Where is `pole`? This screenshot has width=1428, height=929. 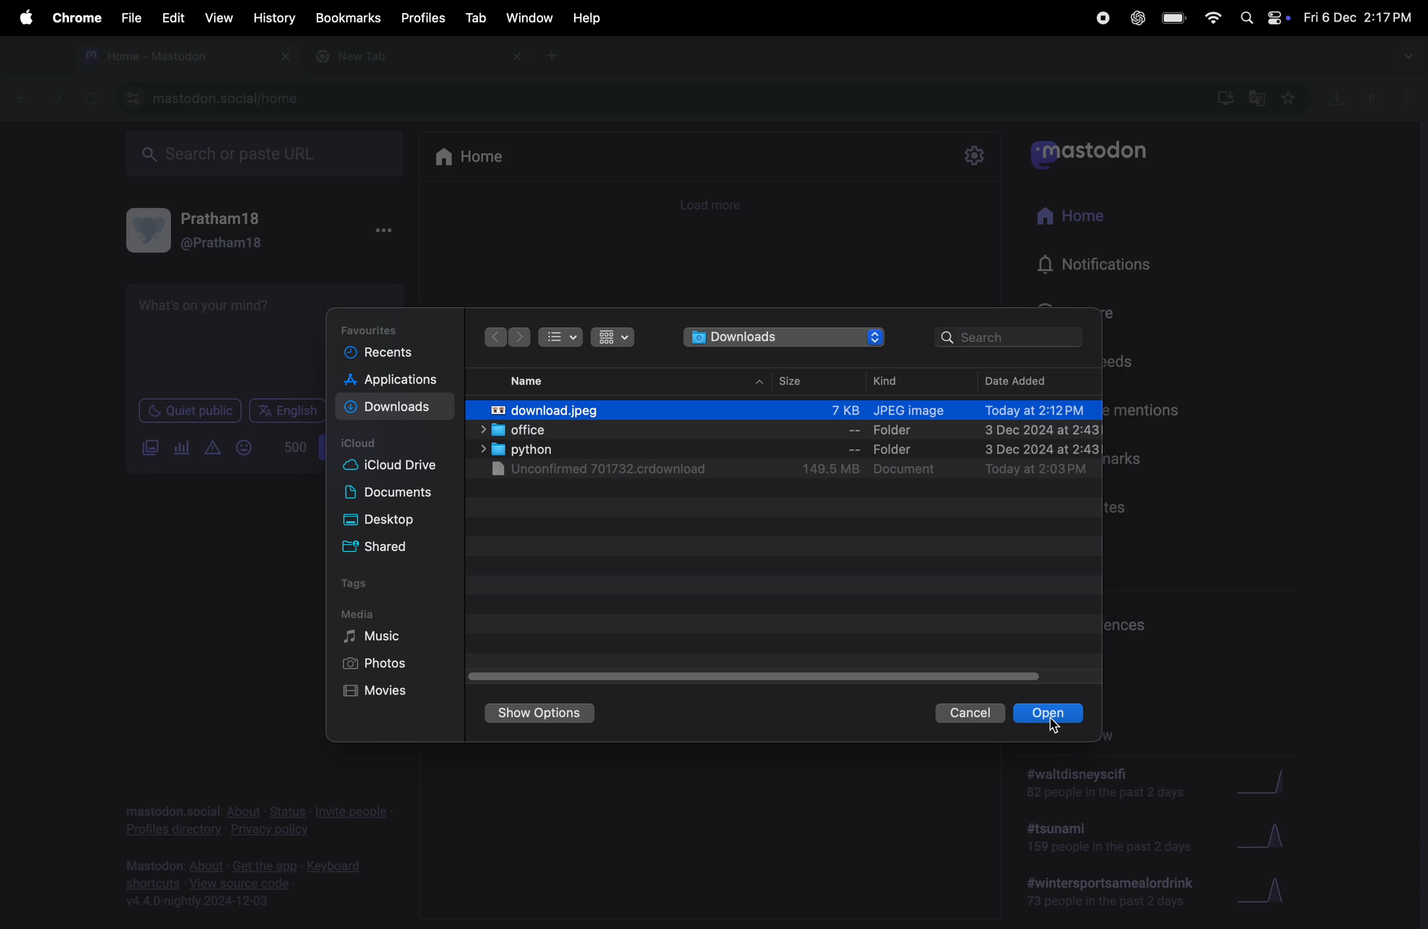 pole is located at coordinates (182, 447).